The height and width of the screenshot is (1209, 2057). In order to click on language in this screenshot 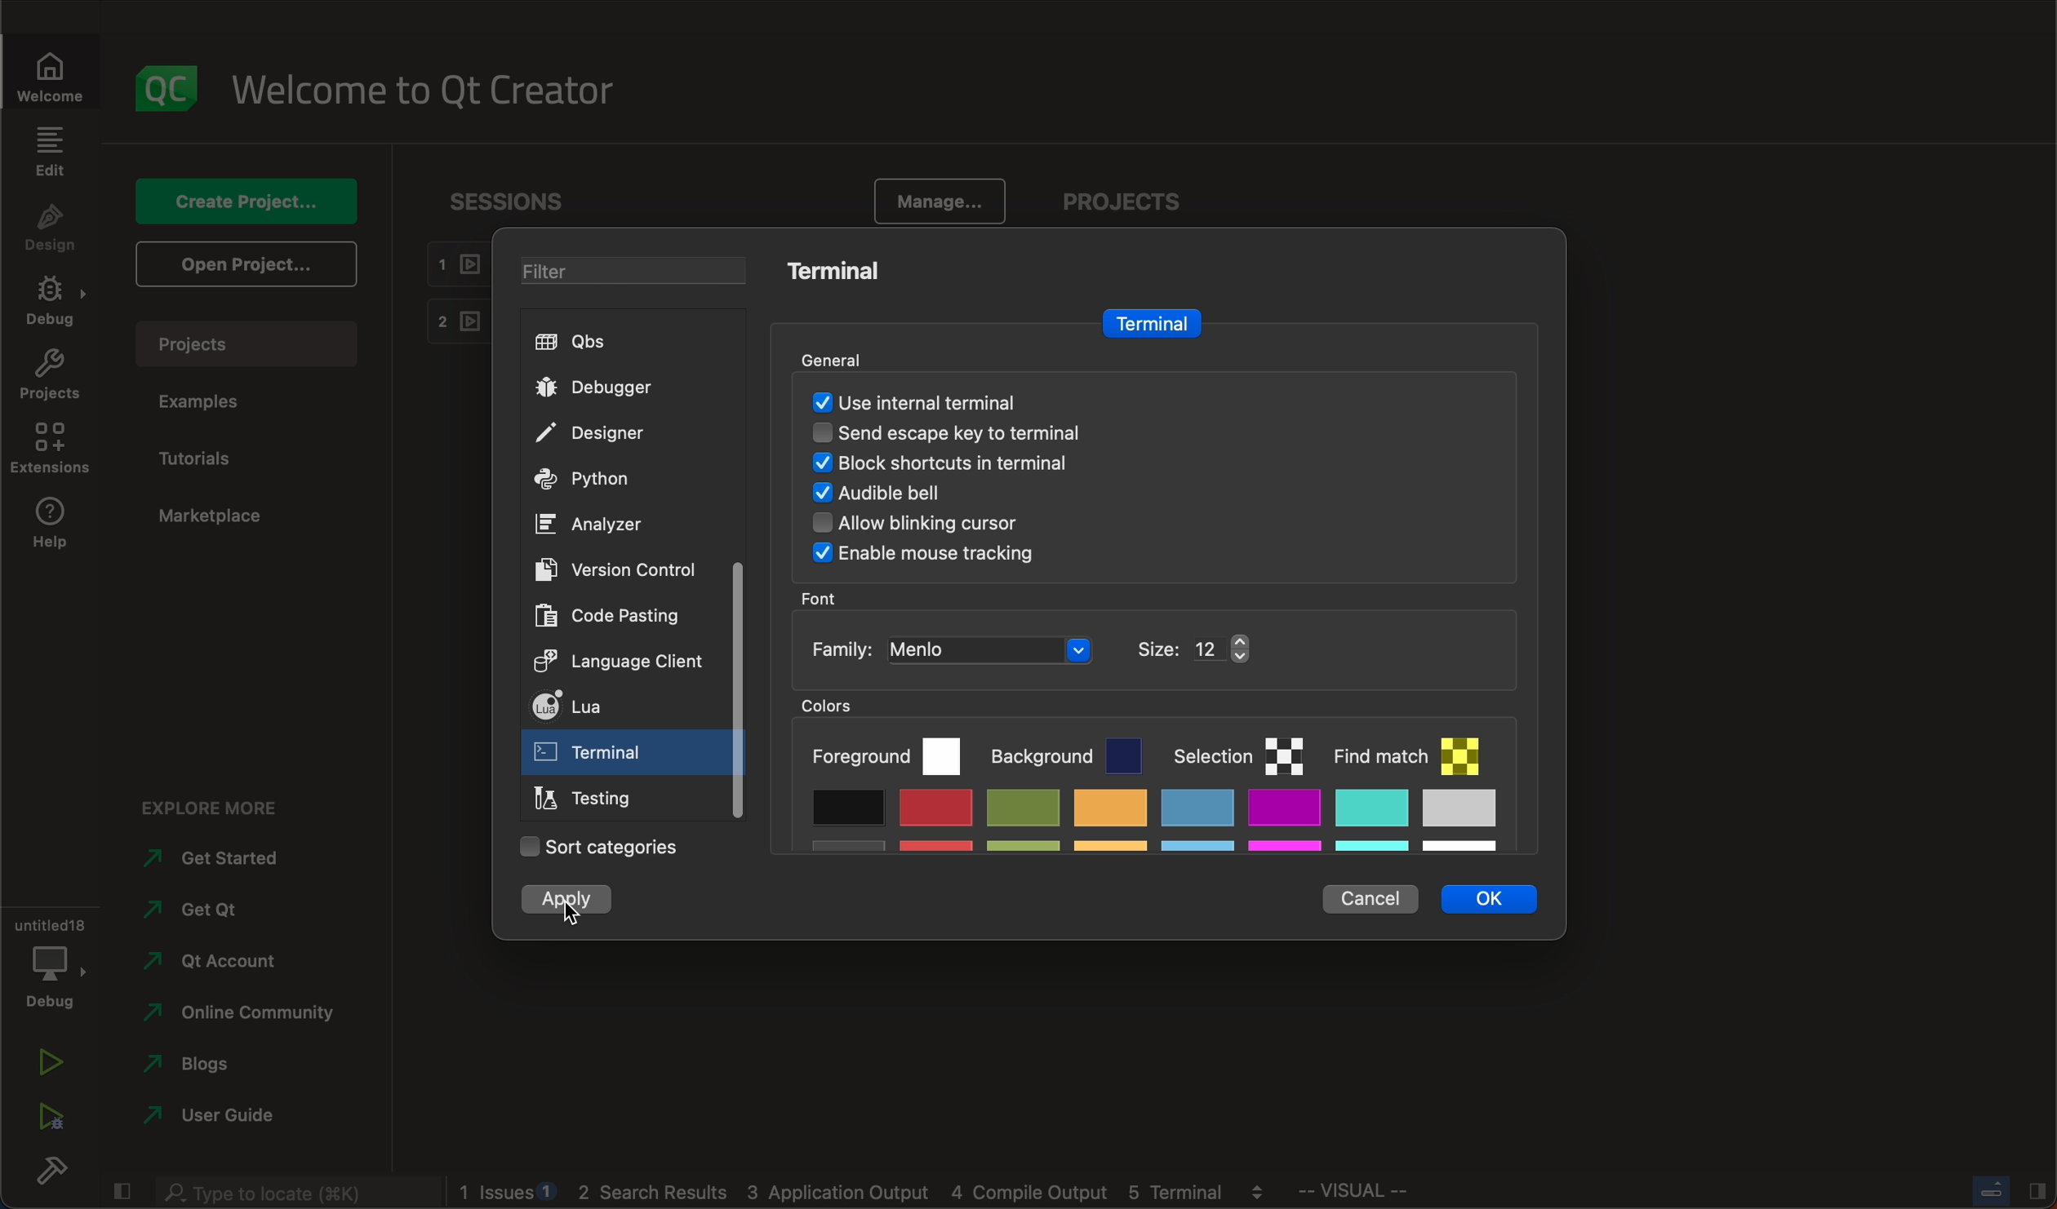, I will do `click(624, 664)`.